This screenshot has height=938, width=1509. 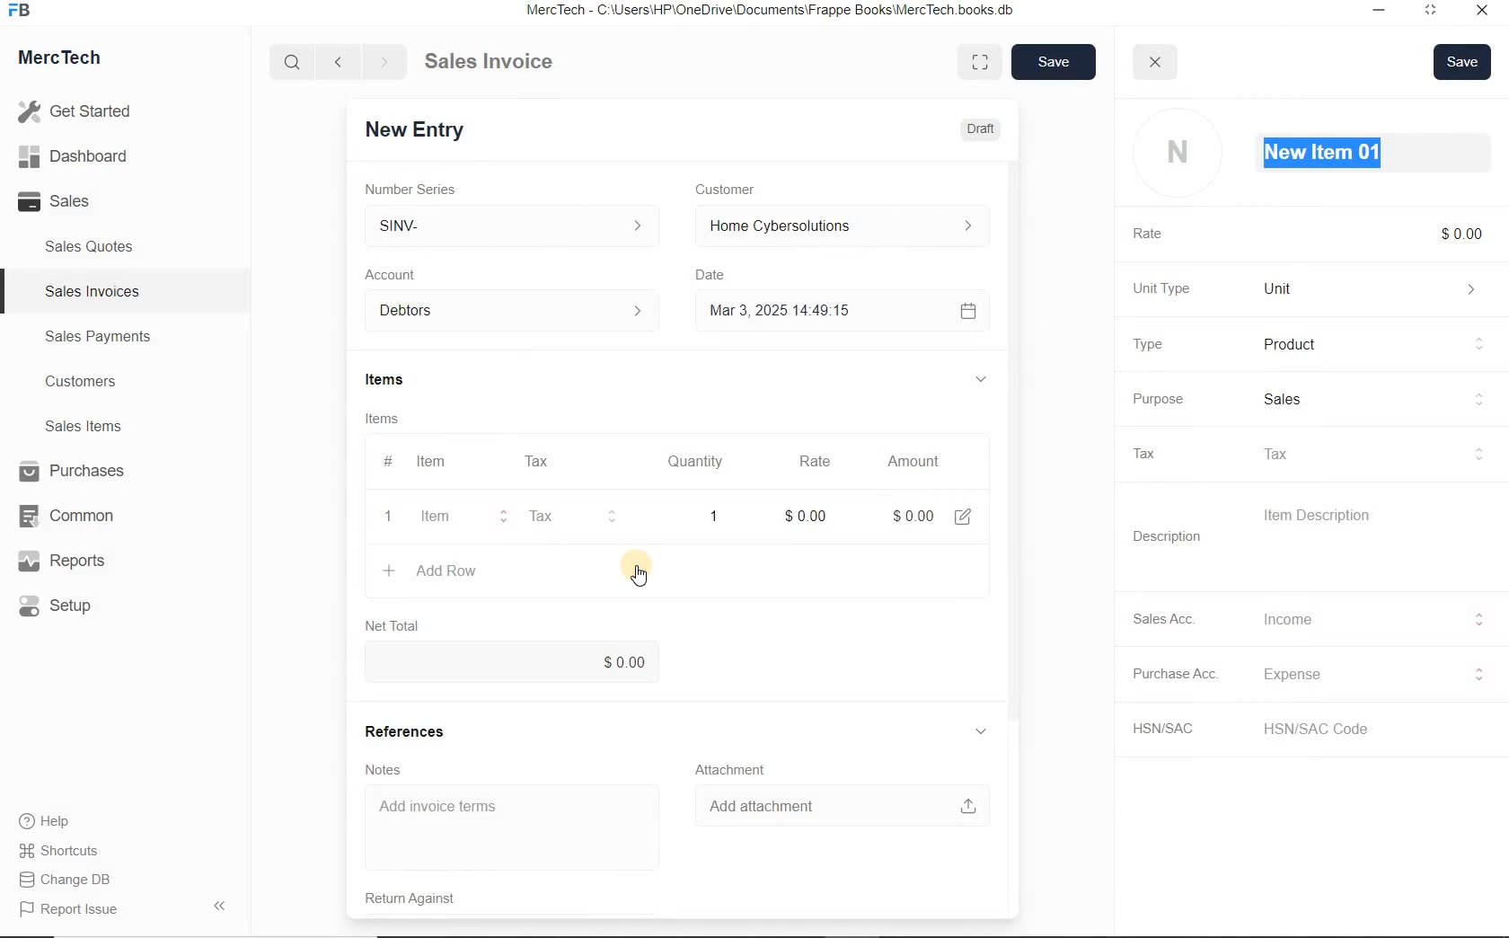 What do you see at coordinates (388, 768) in the screenshot?
I see `Notes` at bounding box center [388, 768].